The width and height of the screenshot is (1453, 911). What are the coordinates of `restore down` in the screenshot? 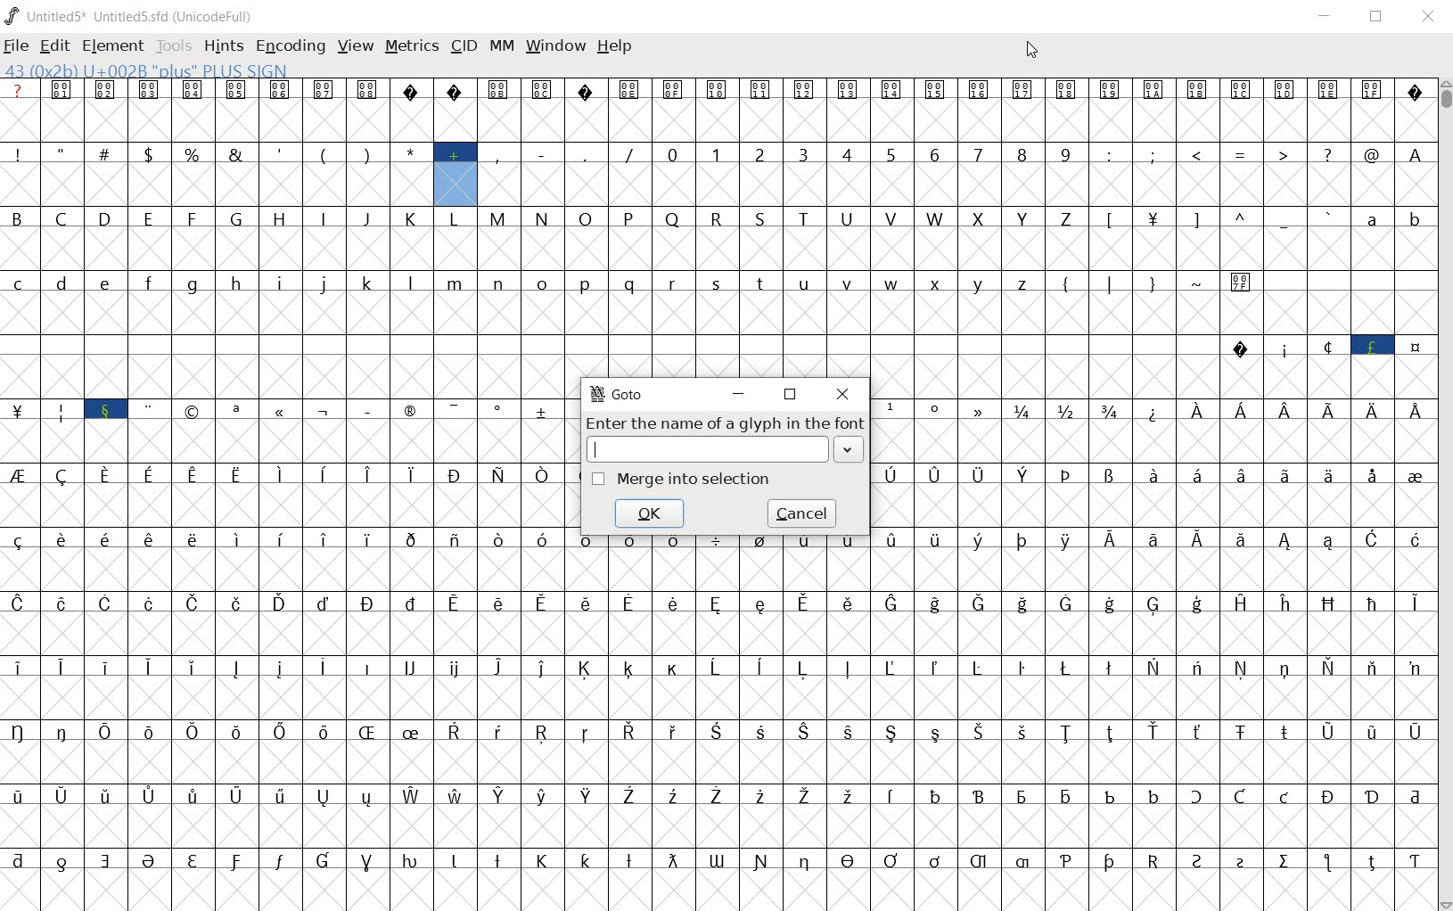 It's located at (1375, 18).